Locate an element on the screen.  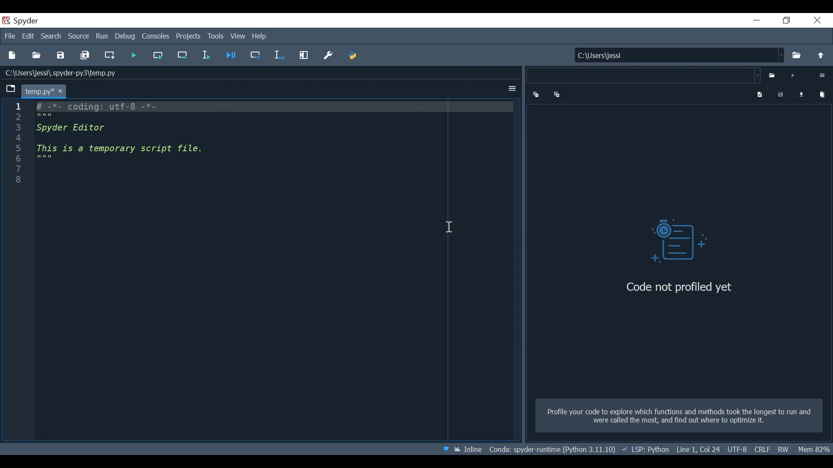
Toggle between inline and interactive Matplotlib plotting is located at coordinates (467, 449).